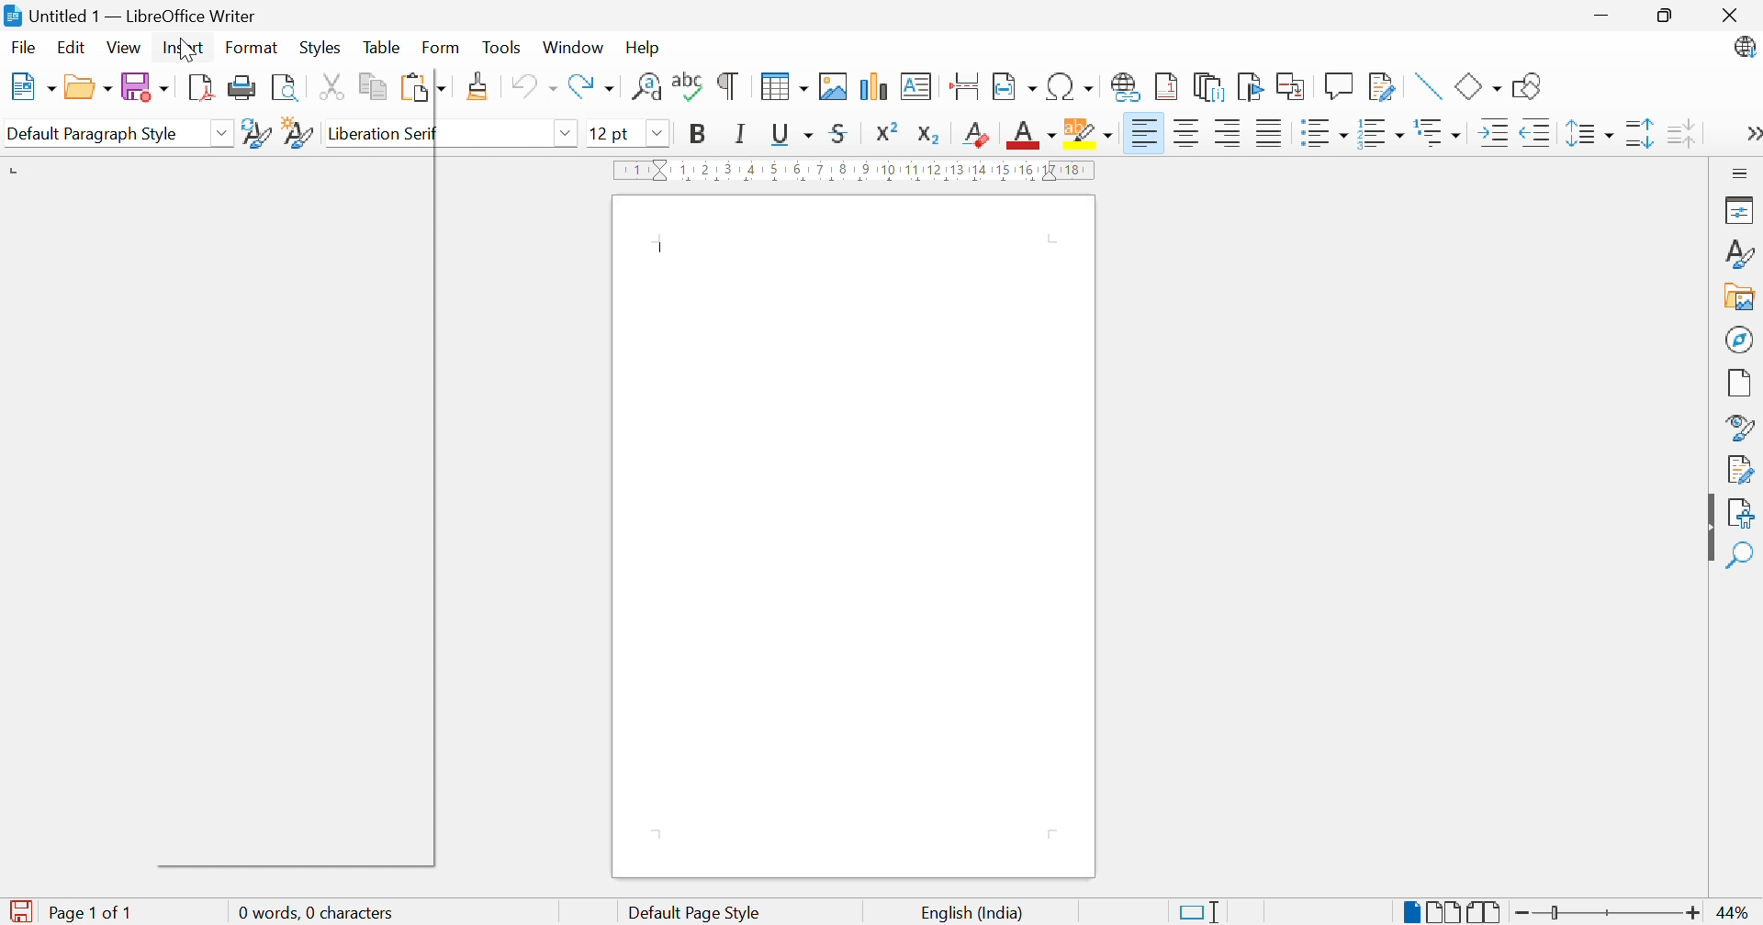 This screenshot has width=1763, height=925. I want to click on Help, so click(644, 49).